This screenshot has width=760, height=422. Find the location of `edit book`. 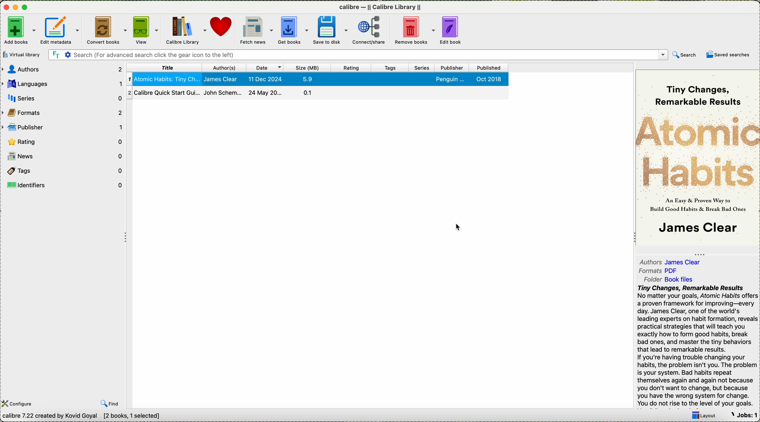

edit book is located at coordinates (455, 30).